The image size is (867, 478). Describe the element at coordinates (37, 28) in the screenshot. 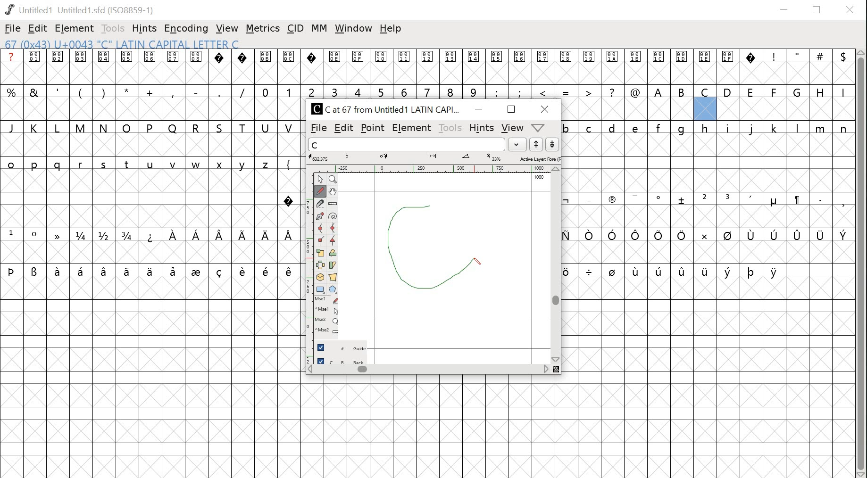

I see `edit` at that location.